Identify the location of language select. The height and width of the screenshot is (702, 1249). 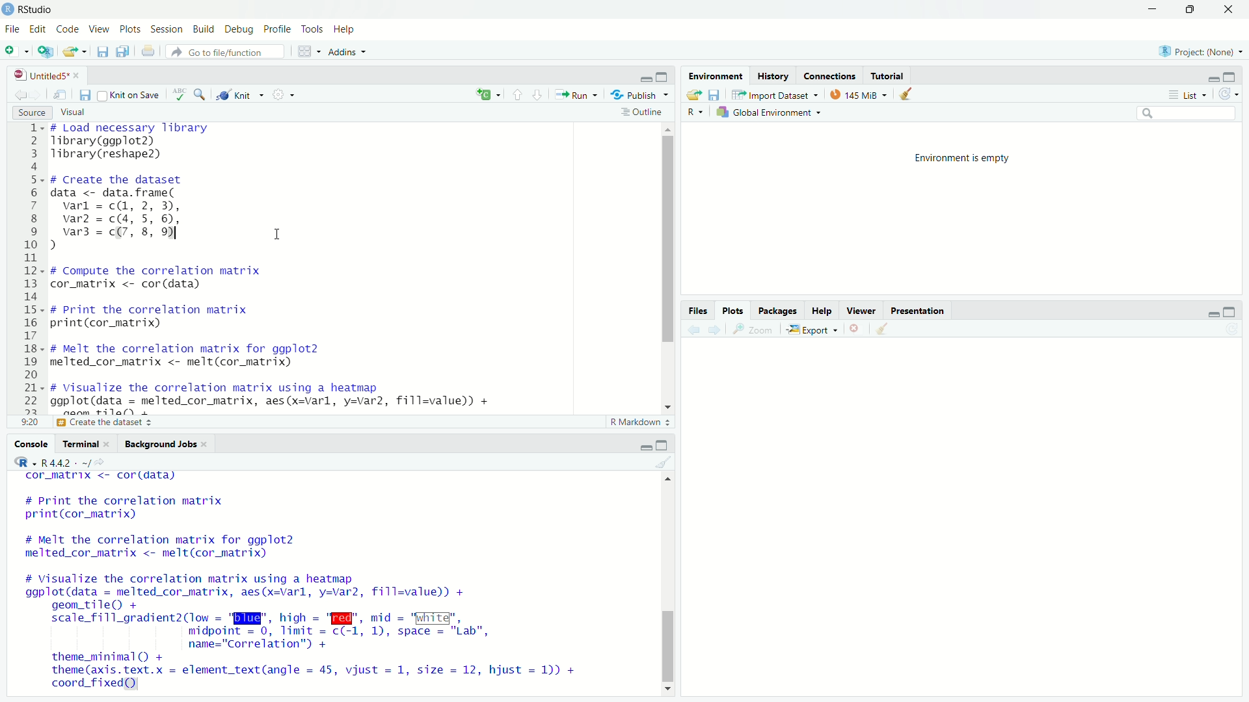
(489, 96).